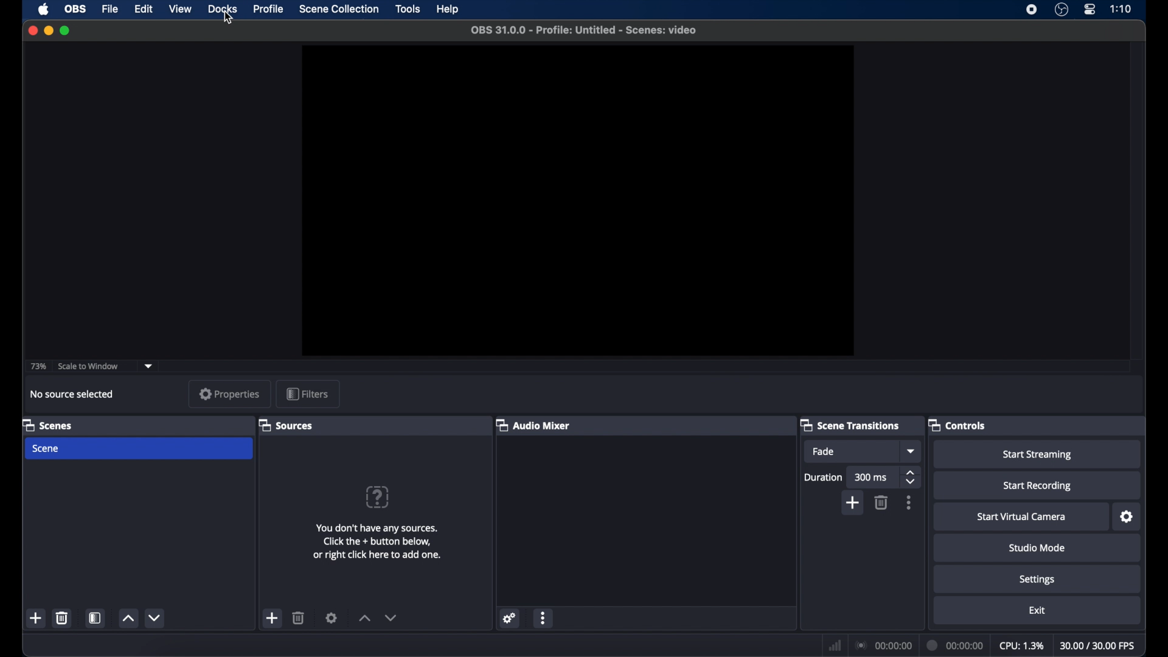 The image size is (1168, 657). Describe the element at coordinates (48, 30) in the screenshot. I see `minimize` at that location.